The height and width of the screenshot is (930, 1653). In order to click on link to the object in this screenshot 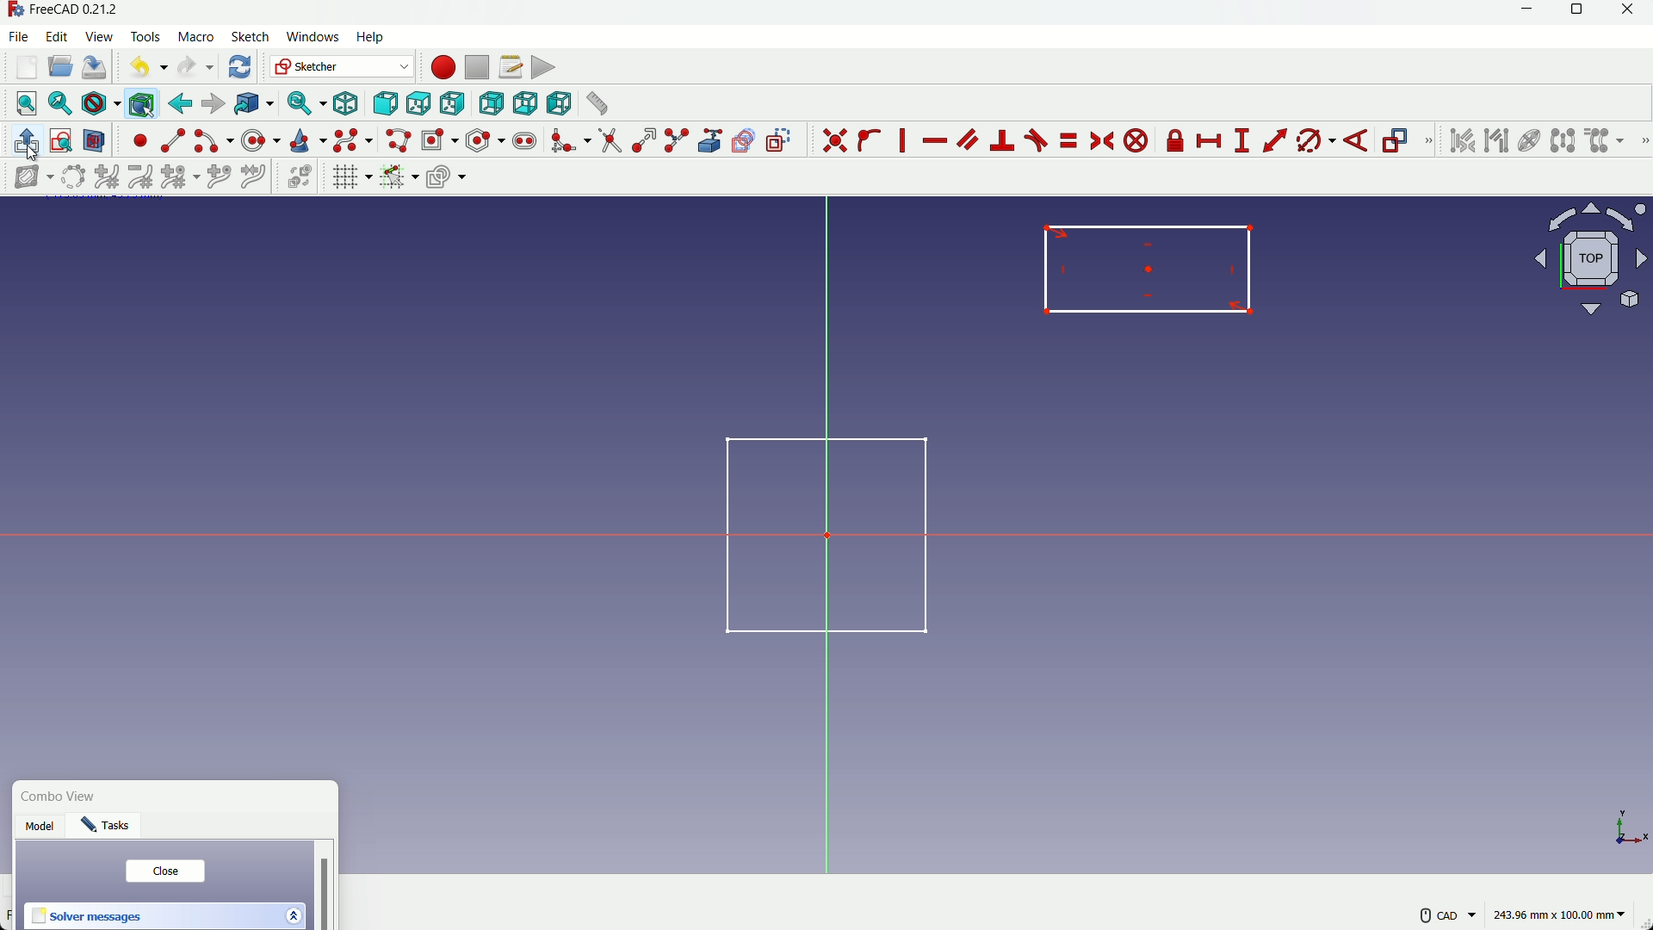, I will do `click(251, 105)`.